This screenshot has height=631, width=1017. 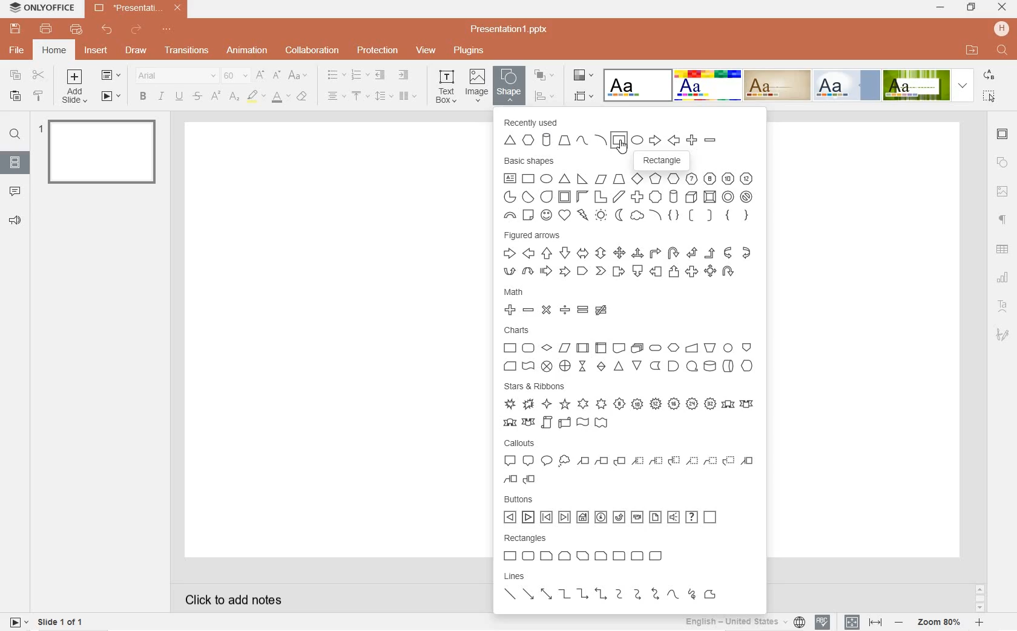 What do you see at coordinates (509, 517) in the screenshot?
I see `Back or Previous button` at bounding box center [509, 517].